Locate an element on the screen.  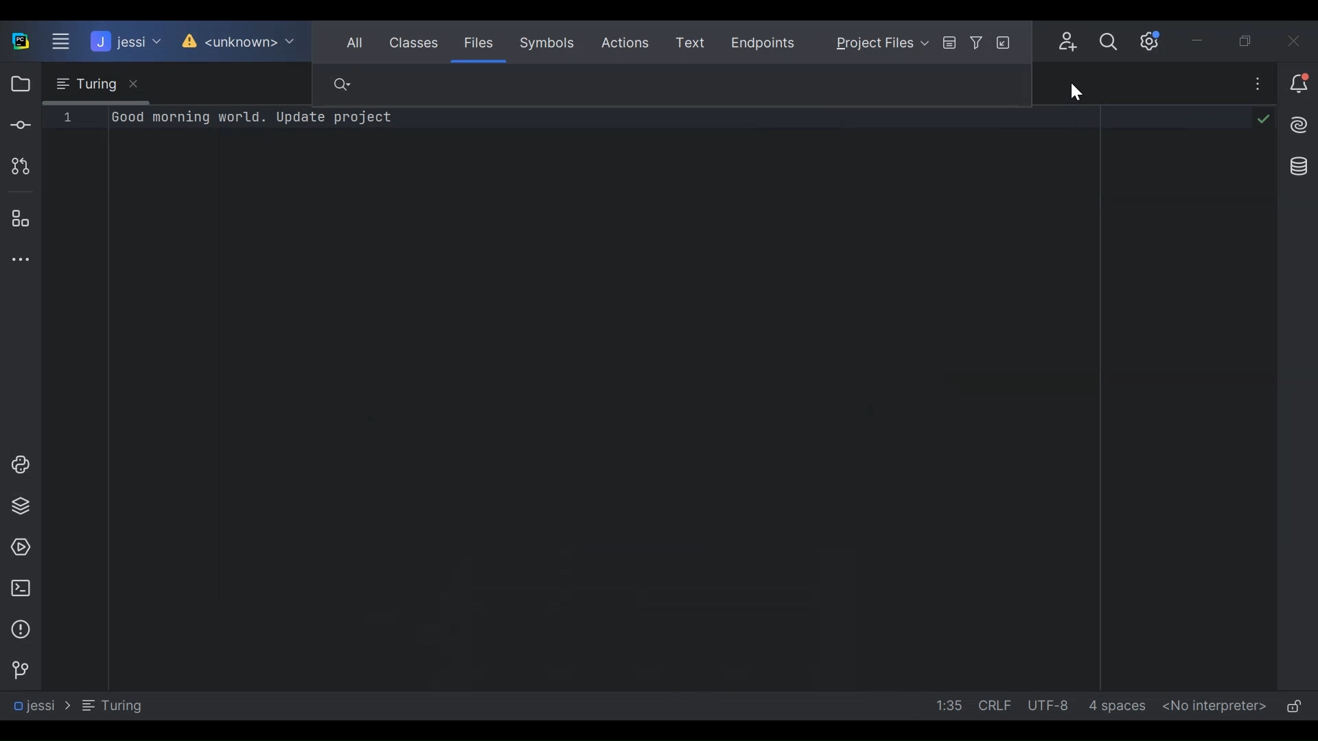
AI Assistant is located at coordinates (1302, 126).